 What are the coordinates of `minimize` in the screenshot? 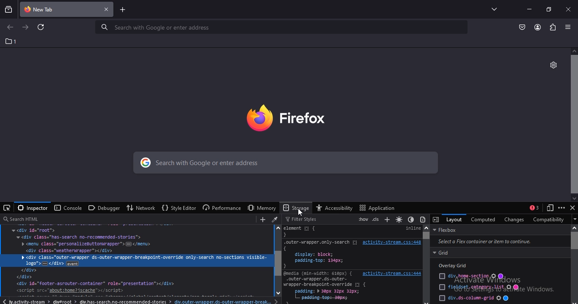 It's located at (529, 9).